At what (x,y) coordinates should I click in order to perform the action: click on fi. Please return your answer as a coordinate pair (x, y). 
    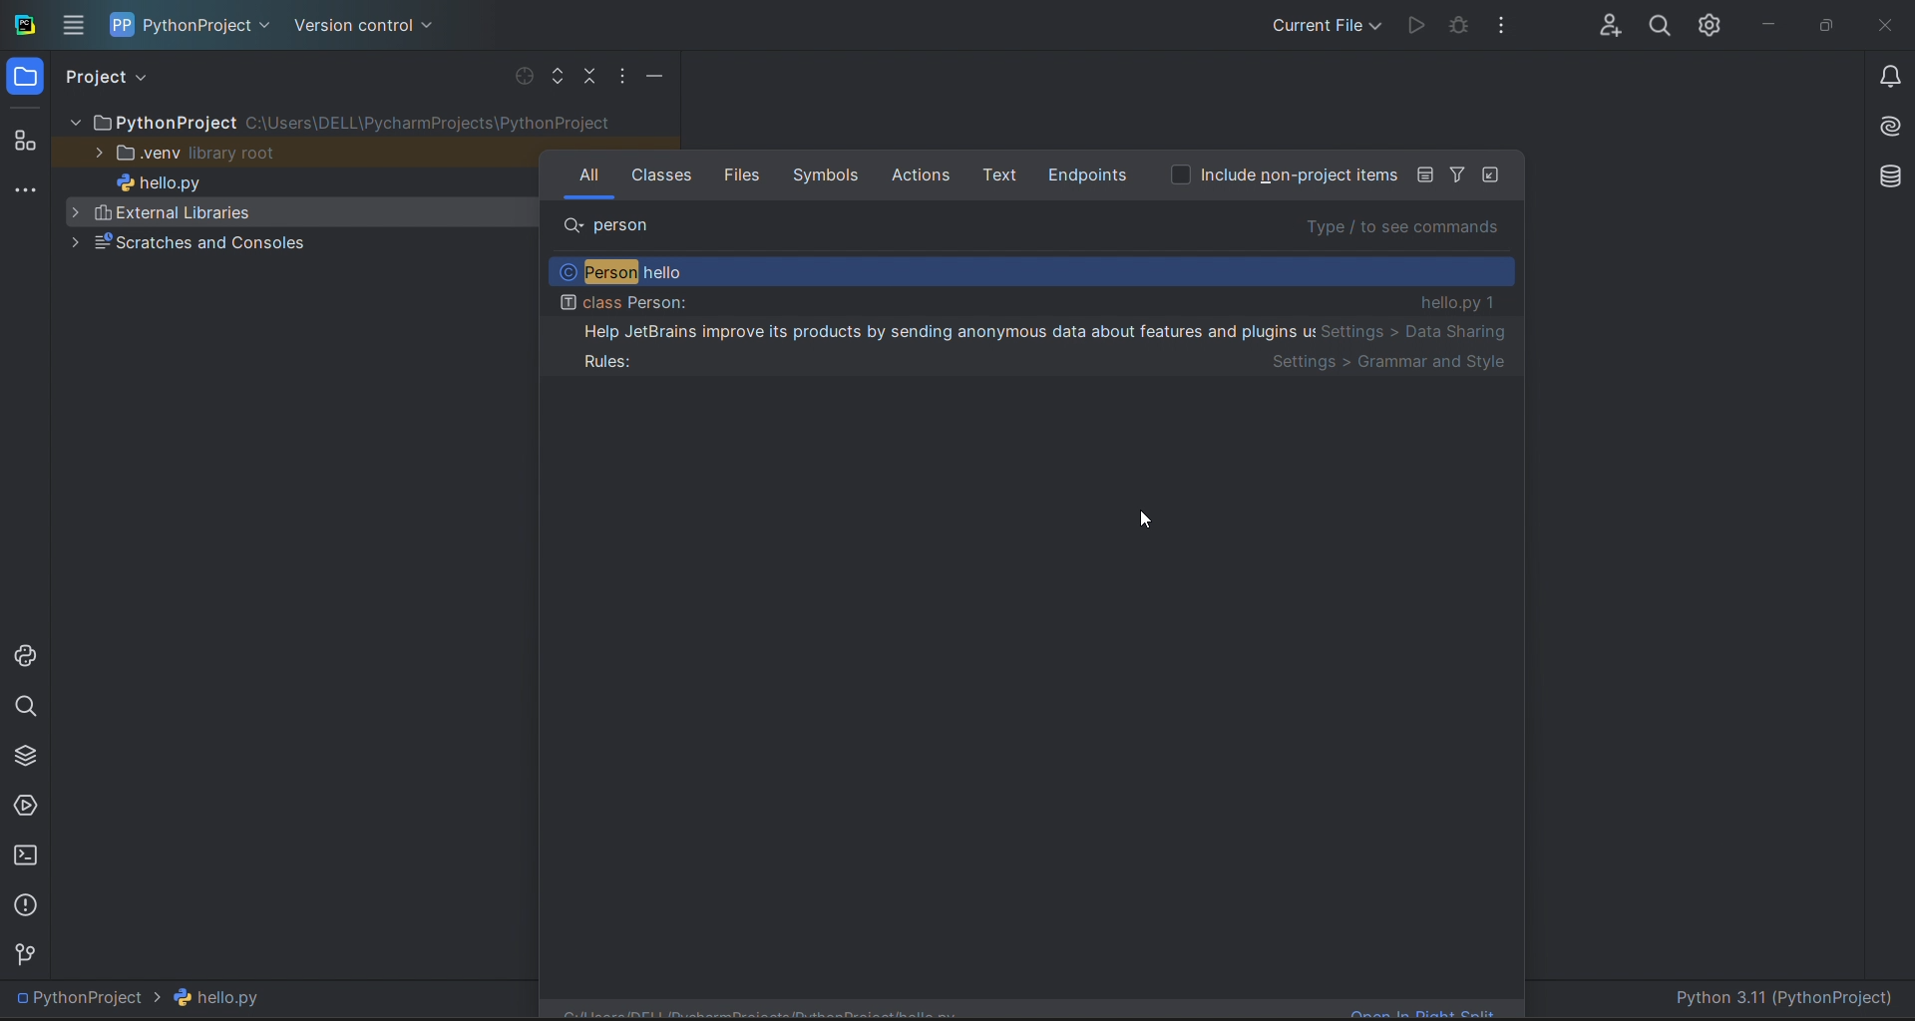
    Looking at the image, I should click on (744, 176).